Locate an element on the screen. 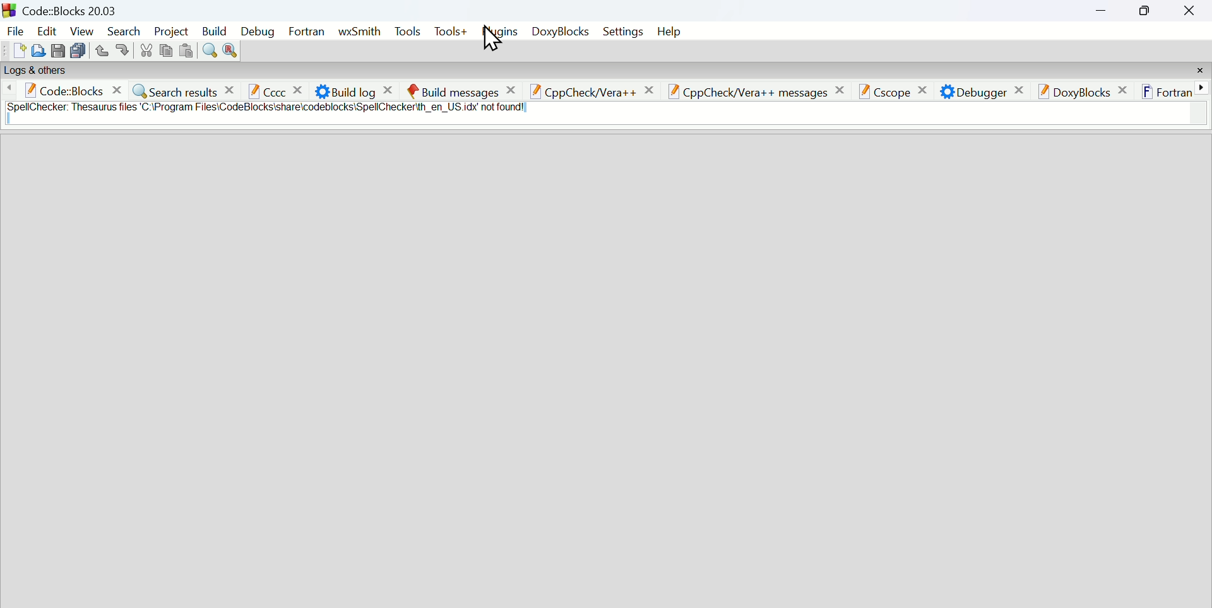  Search is located at coordinates (125, 30).